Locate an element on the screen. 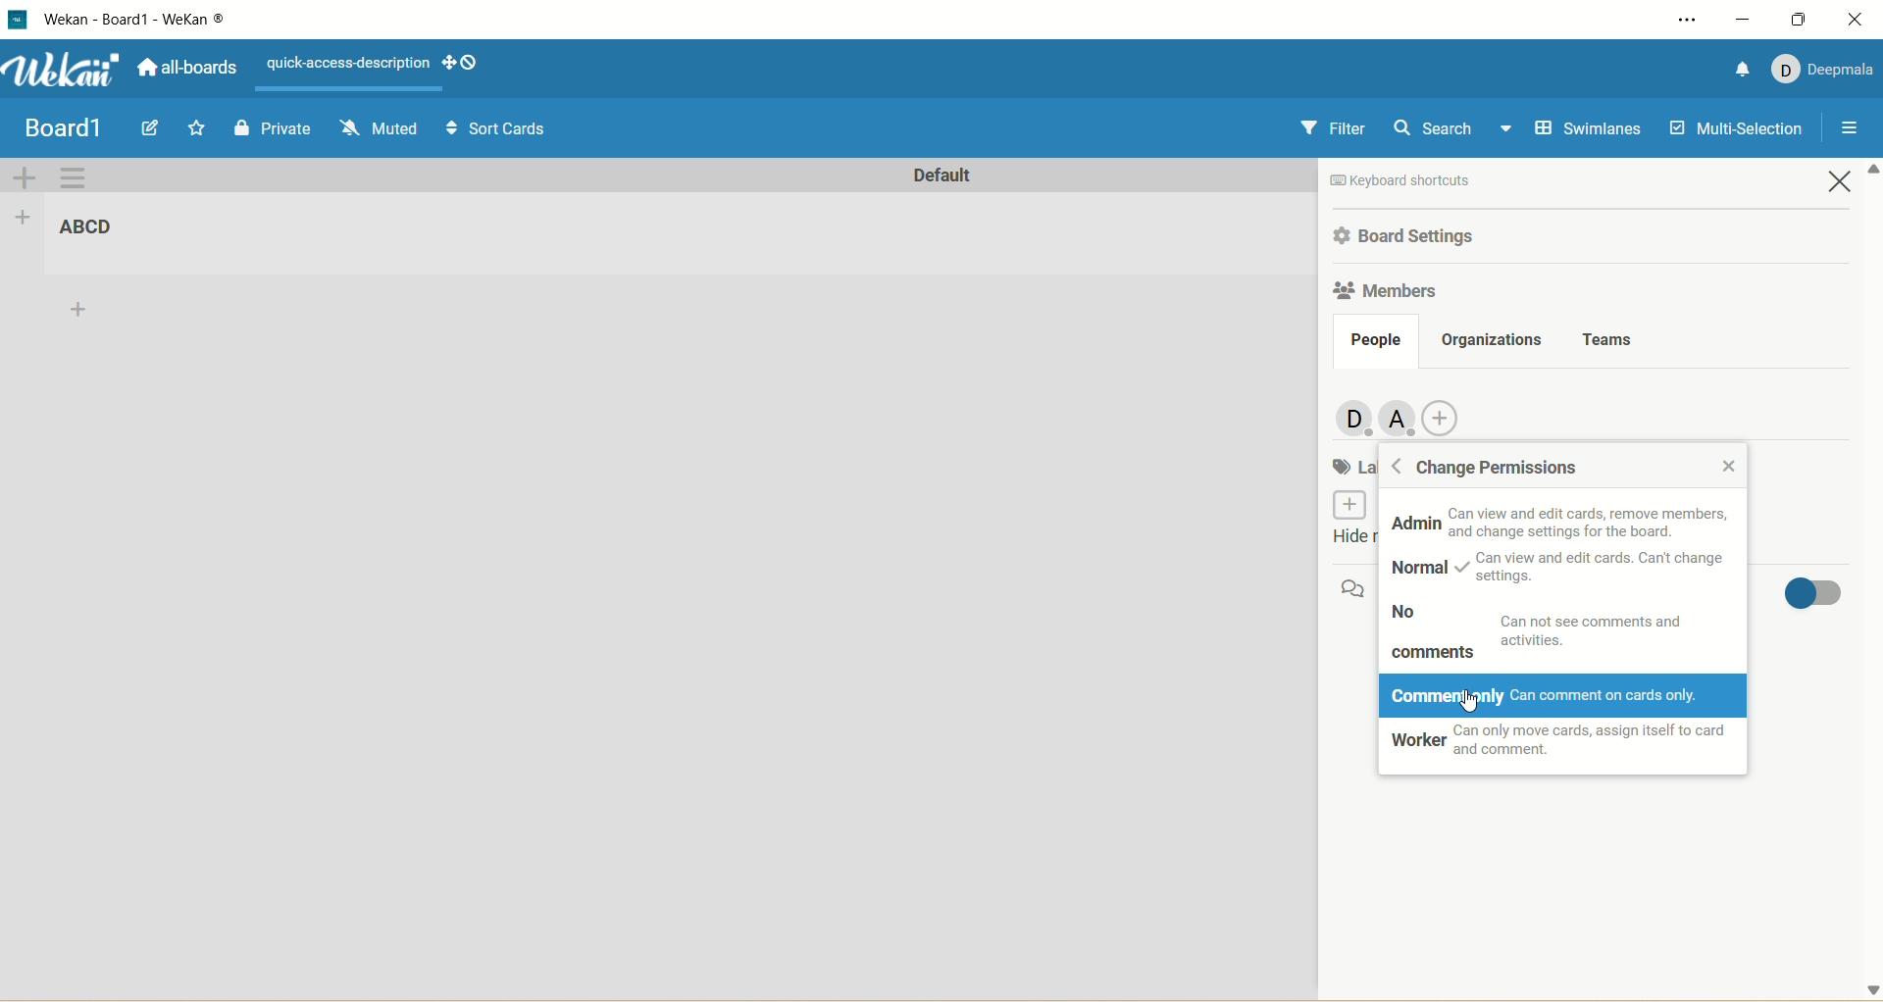 The height and width of the screenshot is (1002, 1883). logo is located at coordinates (21, 20).